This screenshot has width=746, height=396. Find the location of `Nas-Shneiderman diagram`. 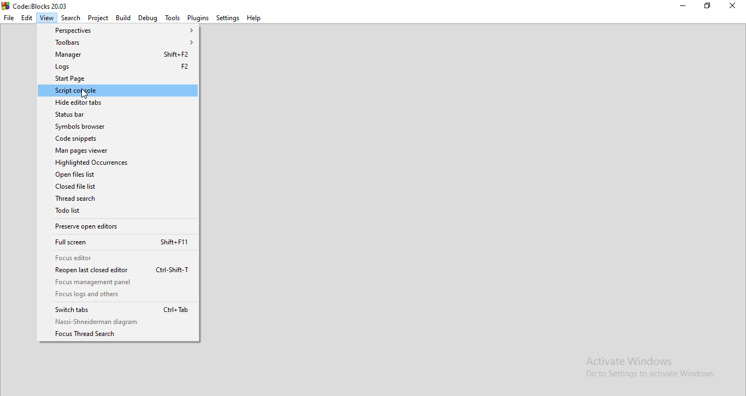

Nas-Shneiderman diagram is located at coordinates (118, 322).